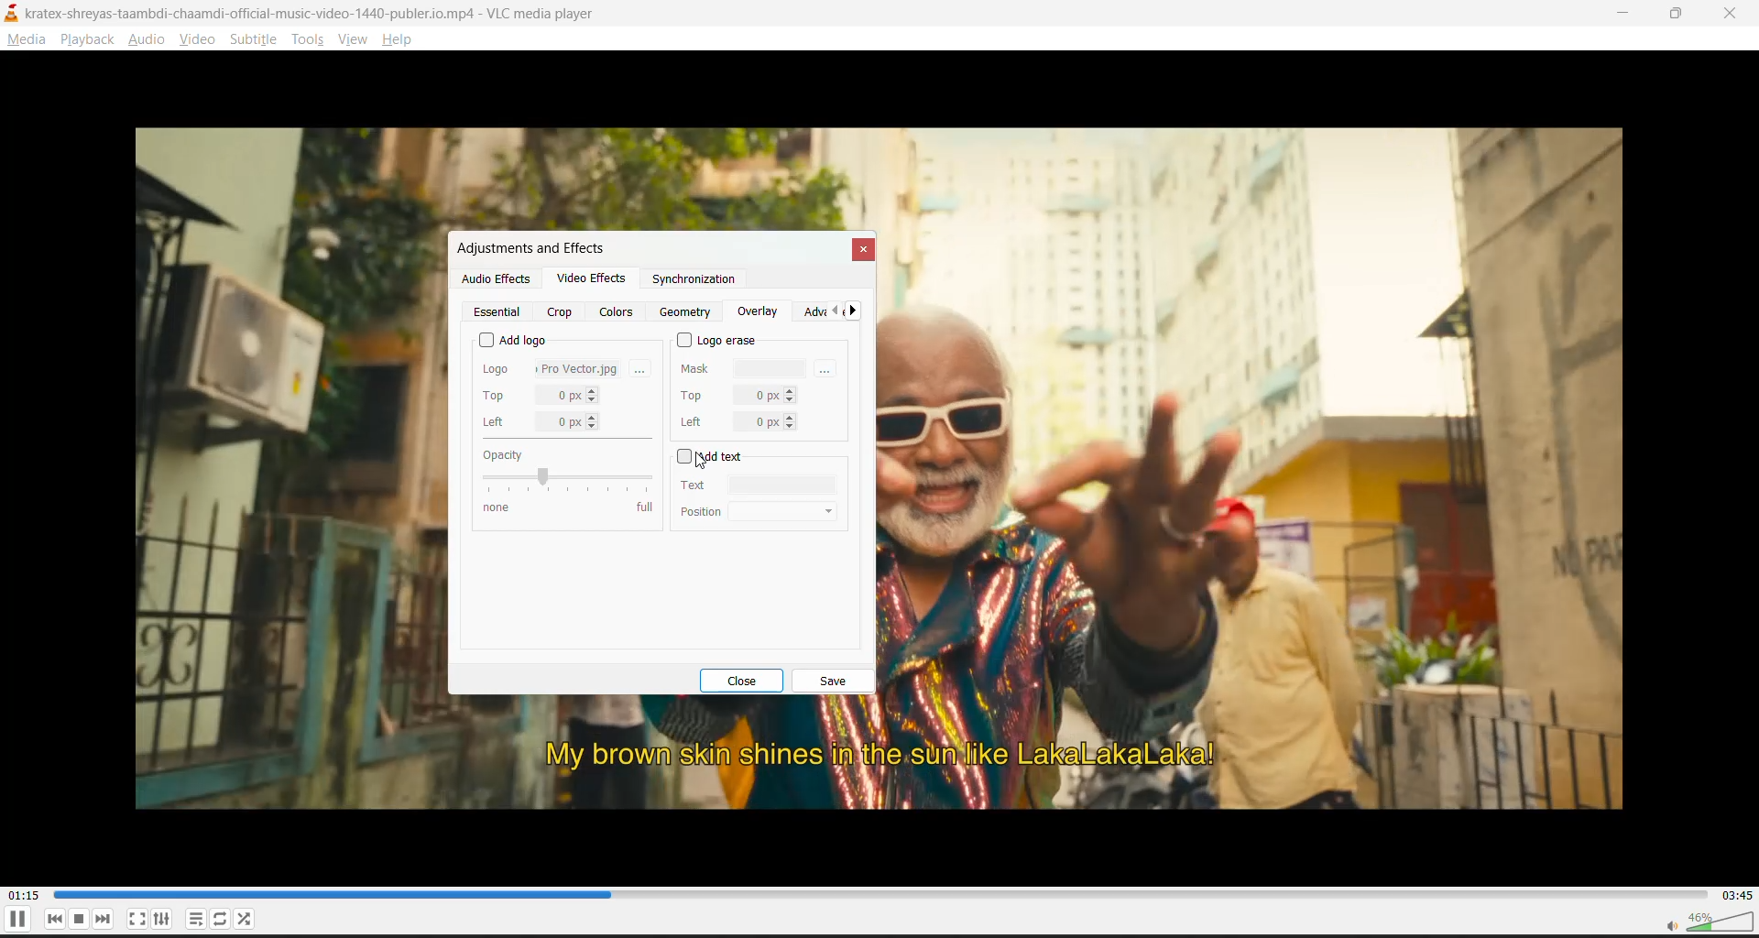 This screenshot has height=938, width=1759. What do you see at coordinates (618, 311) in the screenshot?
I see `colors` at bounding box center [618, 311].